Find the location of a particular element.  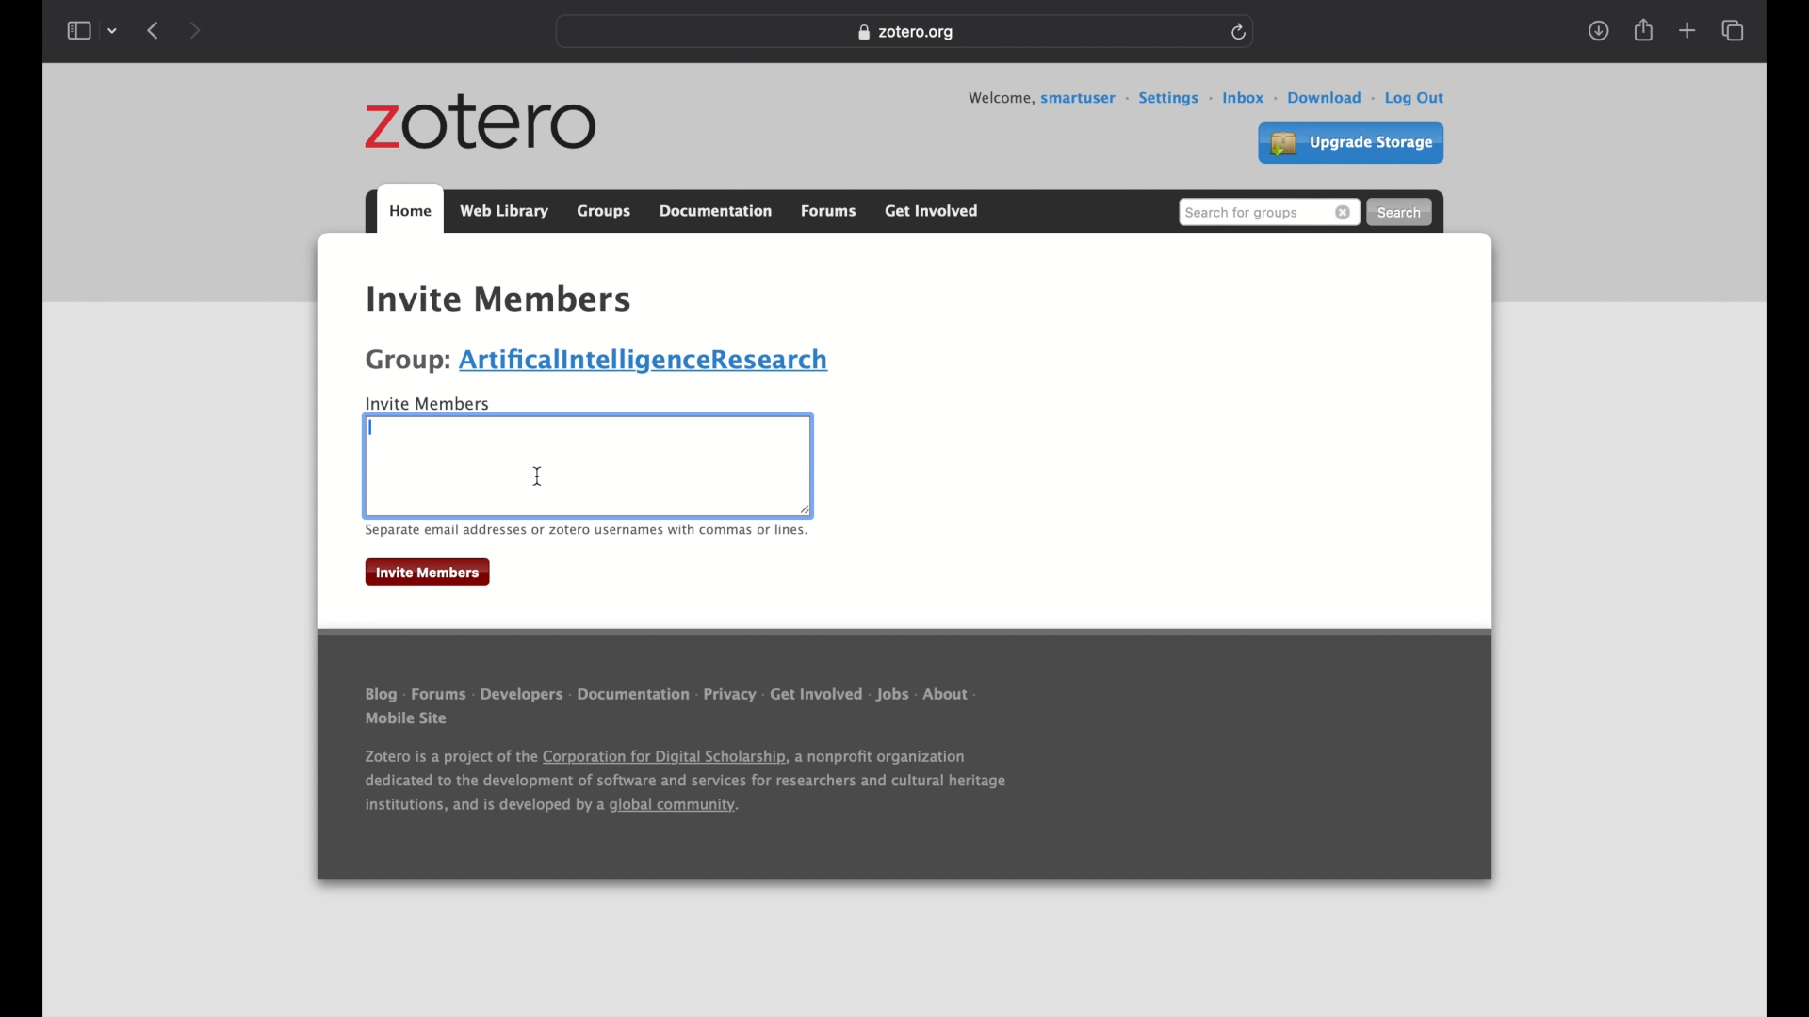

Blog - Forums - Developers - Documentation - Privacy - Get Involved - Jobs - About
Mobile Site

Zotero is a project of the Corporation for Digital Scholarship, a nonprofit organization
dedicated to the development of software and services for researchers and cultural heritage
institutions, and is developed by a global community. is located at coordinates (709, 761).